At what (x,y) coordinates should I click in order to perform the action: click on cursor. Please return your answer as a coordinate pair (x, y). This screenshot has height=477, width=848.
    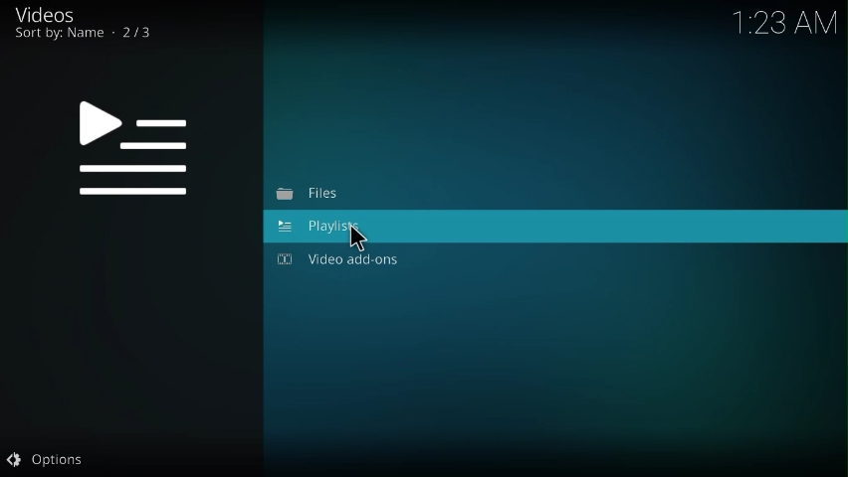
    Looking at the image, I should click on (356, 238).